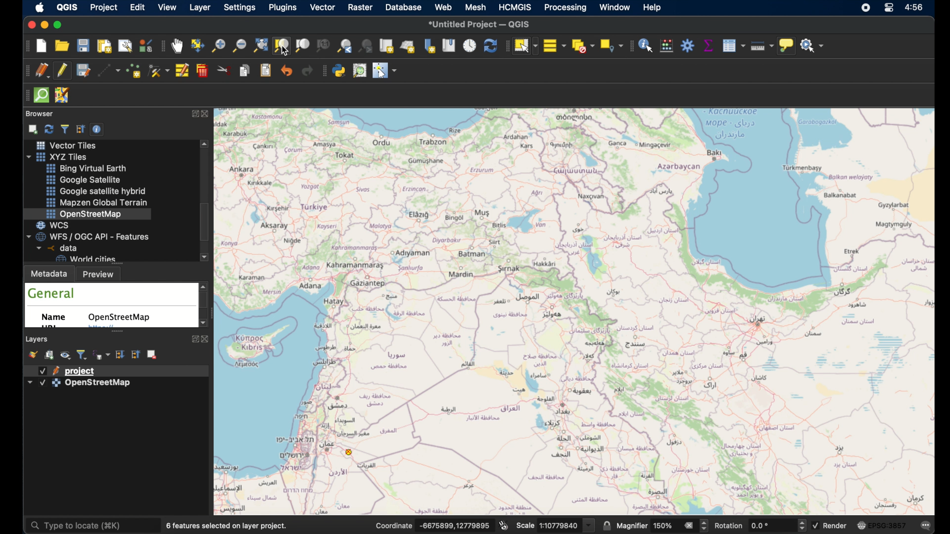 This screenshot has width=950, height=534. Describe the element at coordinates (385, 70) in the screenshot. I see `switches the mouse cursor to a configurable pointer` at that location.